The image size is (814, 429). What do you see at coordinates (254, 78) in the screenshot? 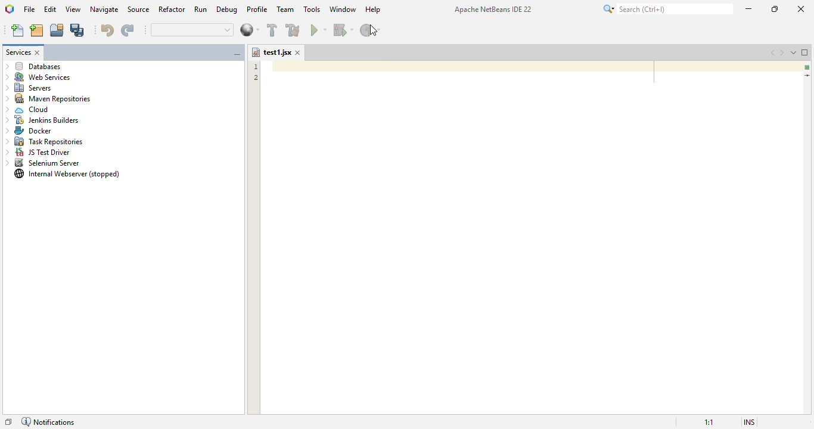
I see `2` at bounding box center [254, 78].